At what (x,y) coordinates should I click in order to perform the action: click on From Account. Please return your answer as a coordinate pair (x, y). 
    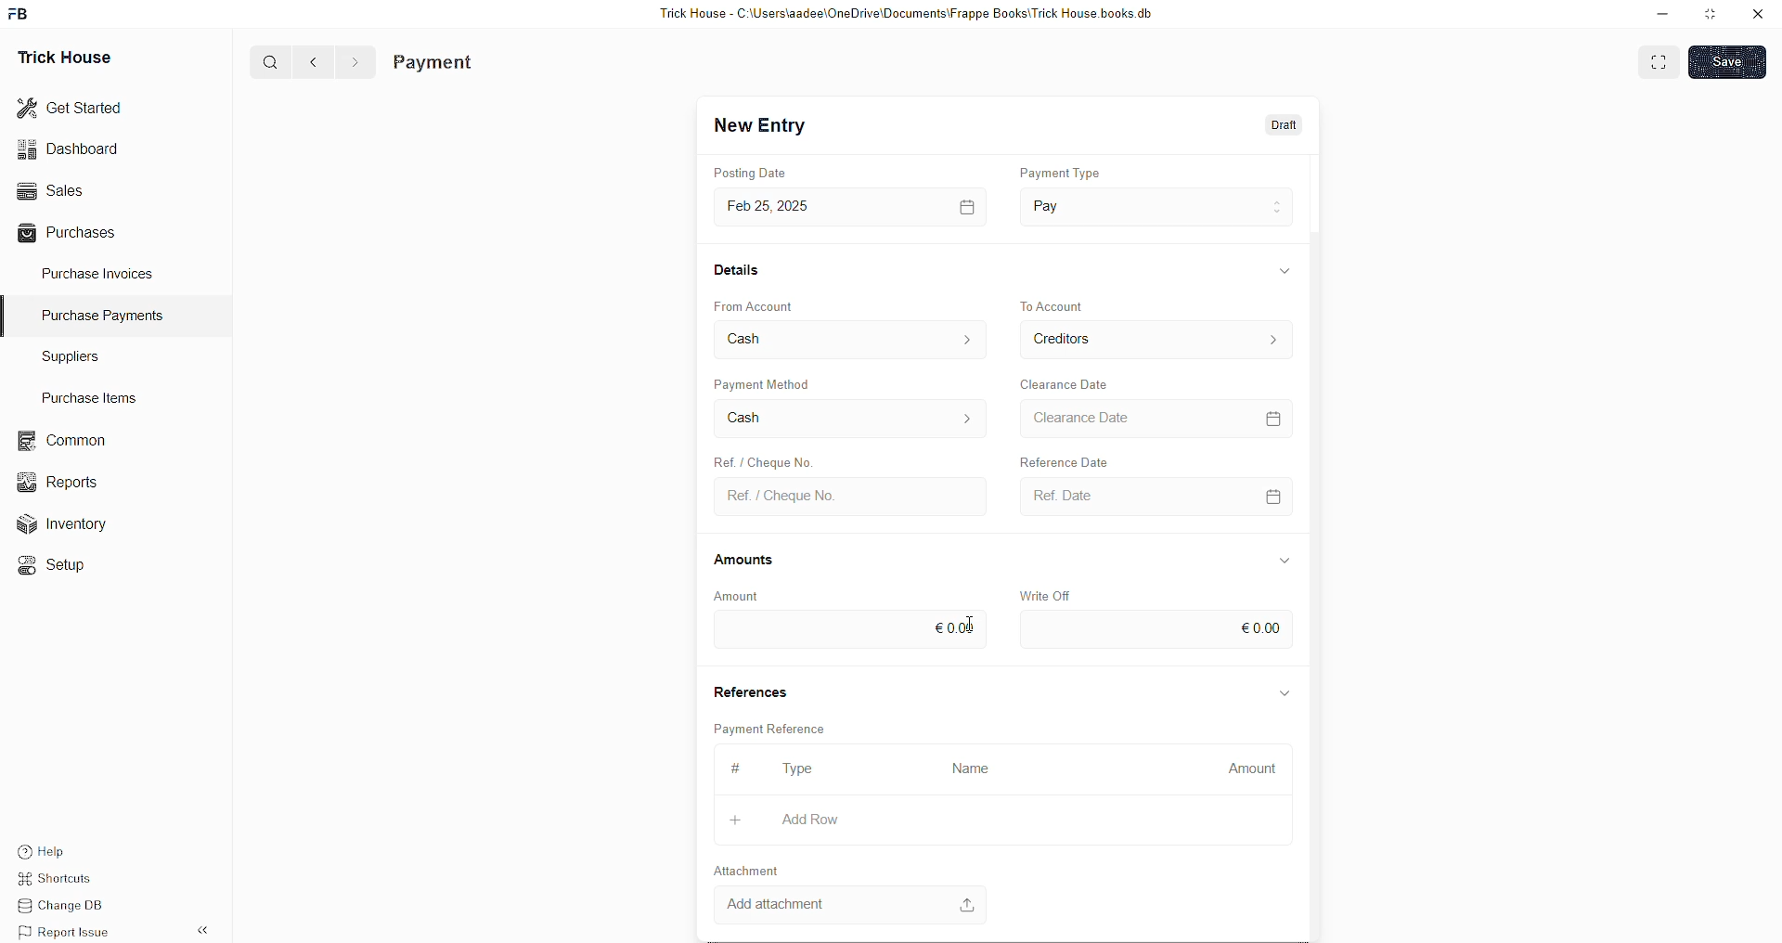
    Looking at the image, I should click on (768, 305).